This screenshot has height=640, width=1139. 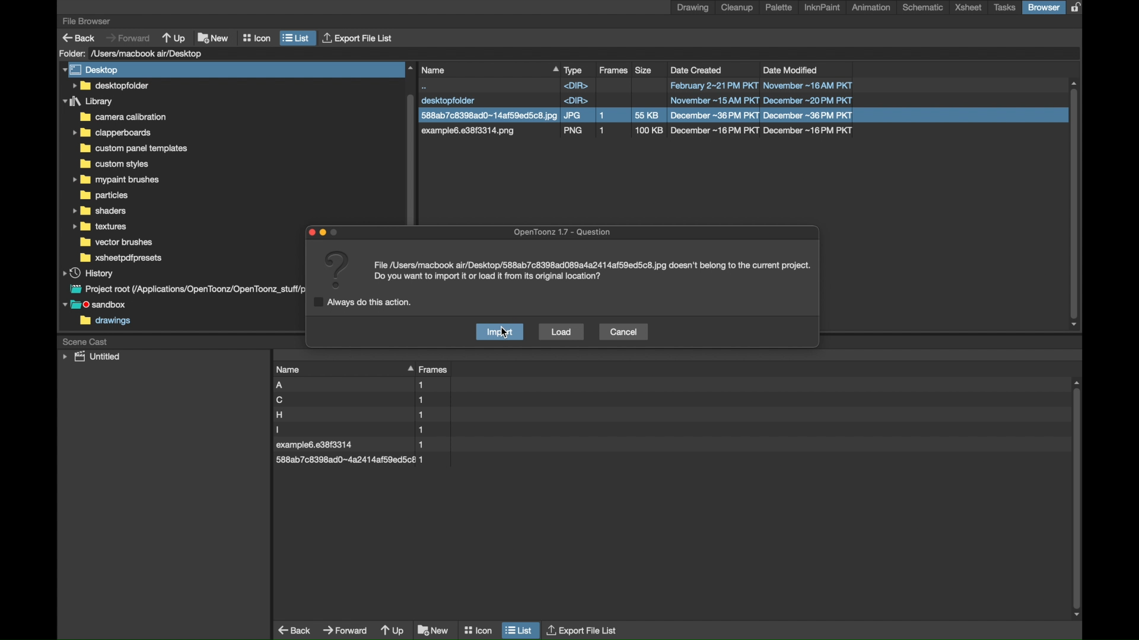 I want to click on date modified, so click(x=791, y=69).